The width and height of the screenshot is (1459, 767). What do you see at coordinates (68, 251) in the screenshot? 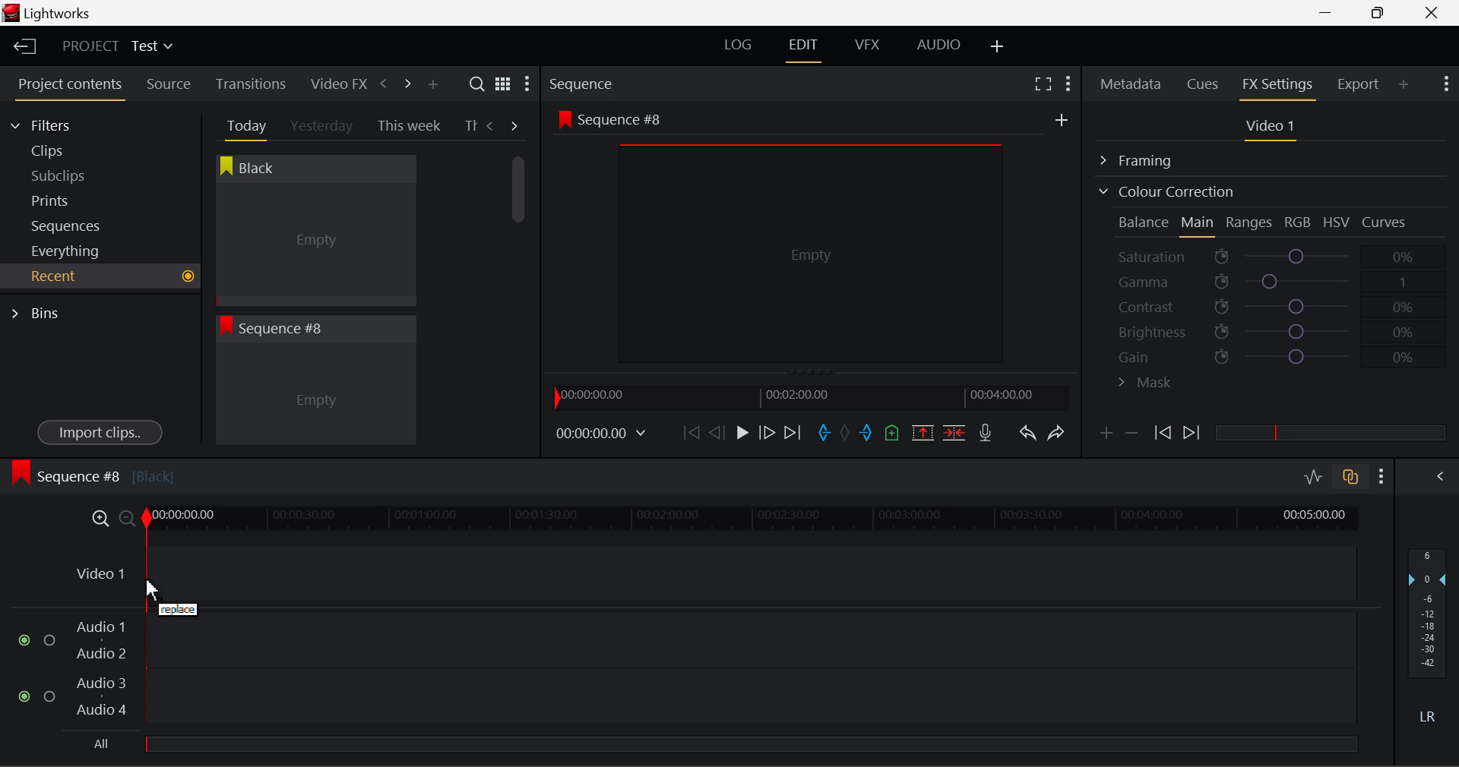
I see `Everything` at bounding box center [68, 251].